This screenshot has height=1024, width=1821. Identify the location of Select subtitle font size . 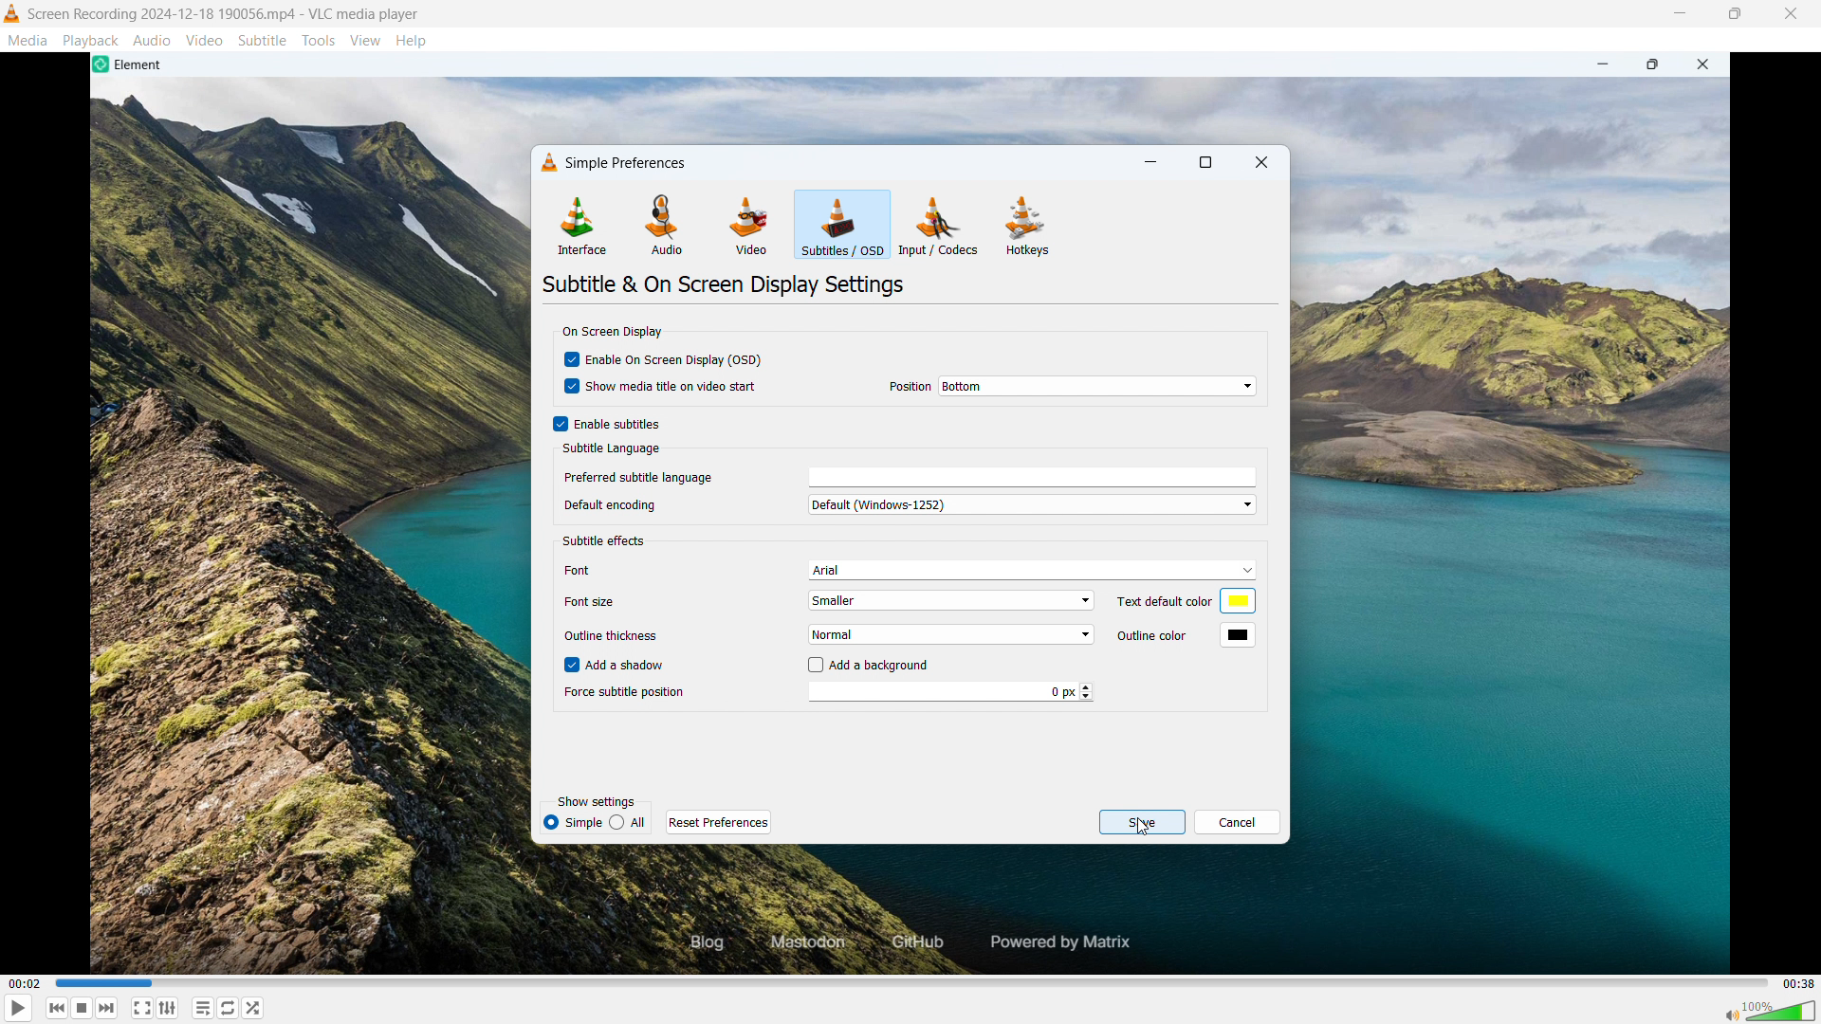
(950, 600).